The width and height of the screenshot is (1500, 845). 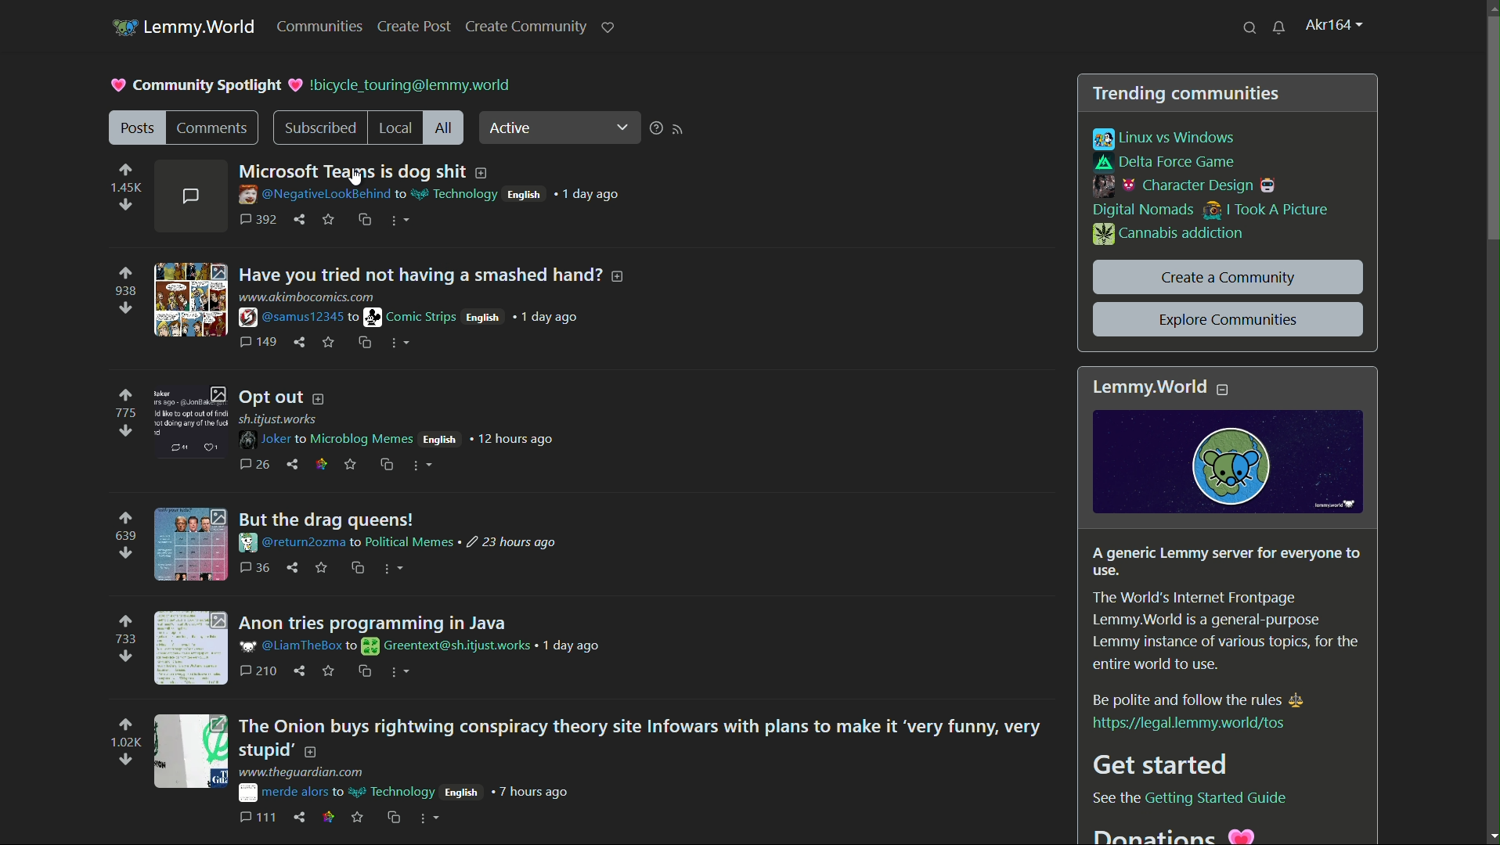 What do you see at coordinates (436, 195) in the screenshot?
I see `post details` at bounding box center [436, 195].